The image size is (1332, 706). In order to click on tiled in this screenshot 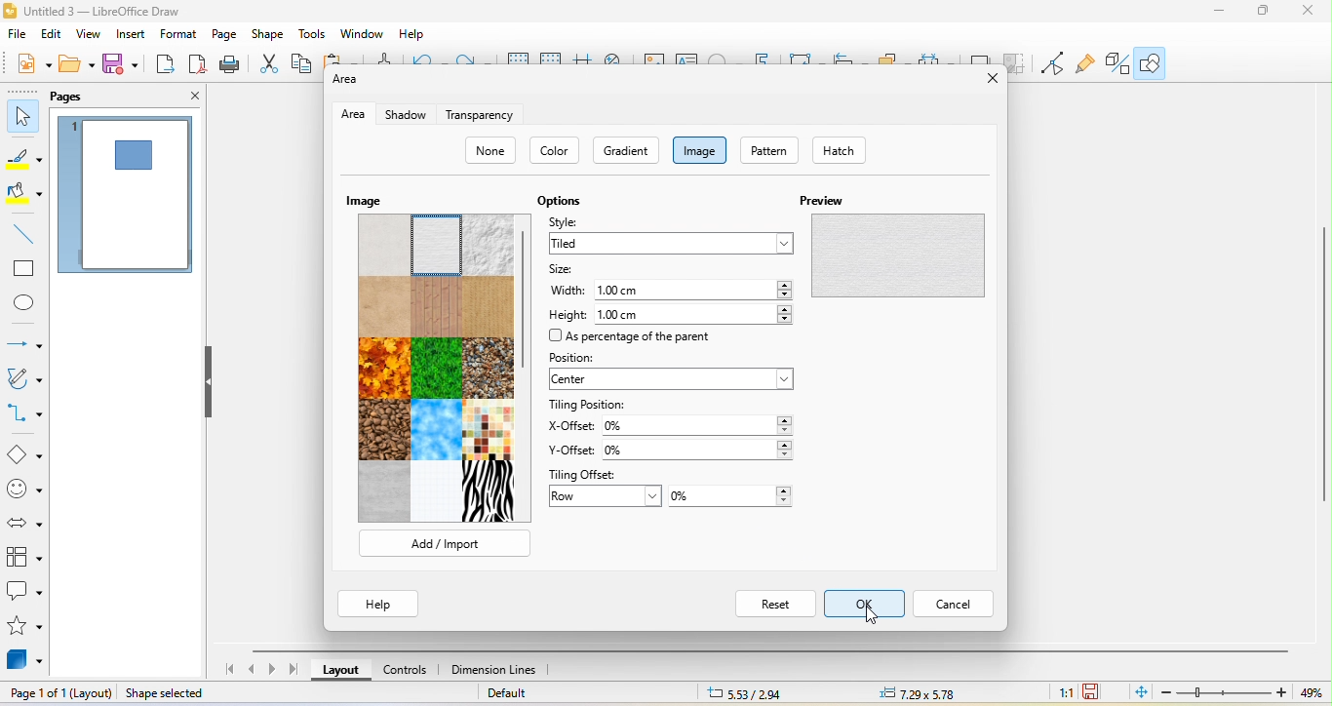, I will do `click(671, 243)`.